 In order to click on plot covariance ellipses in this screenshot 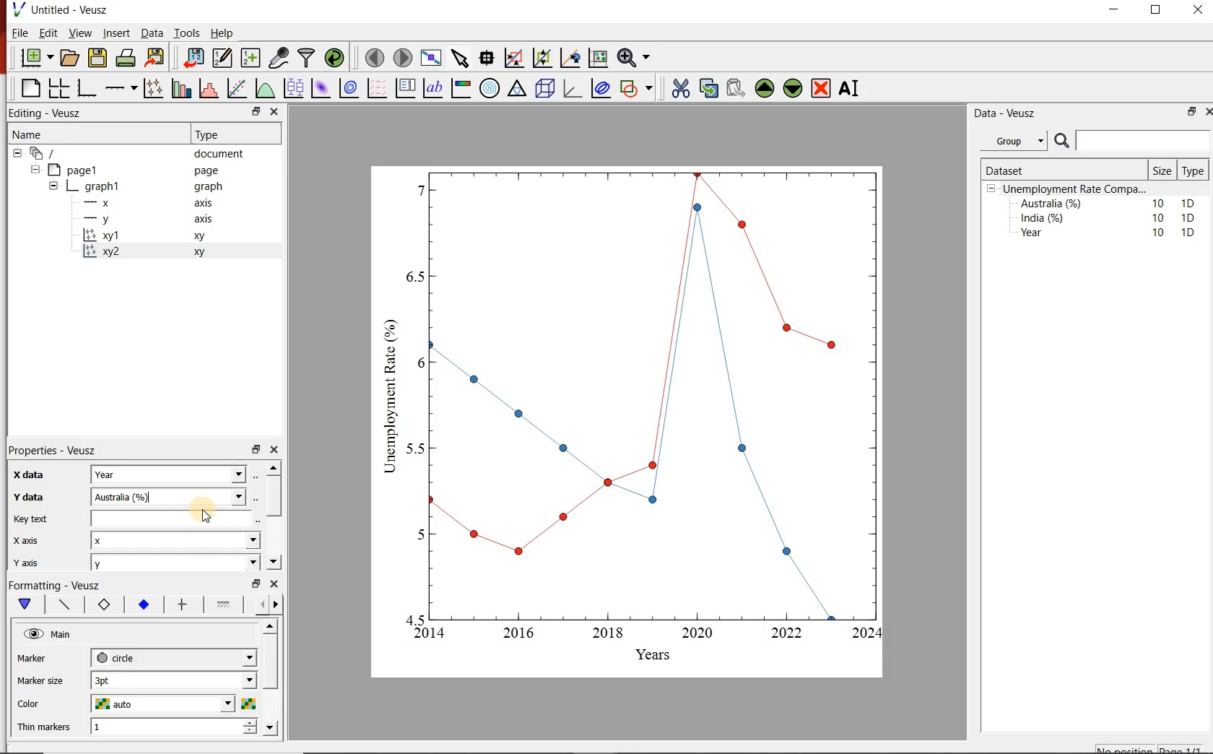, I will do `click(601, 88)`.